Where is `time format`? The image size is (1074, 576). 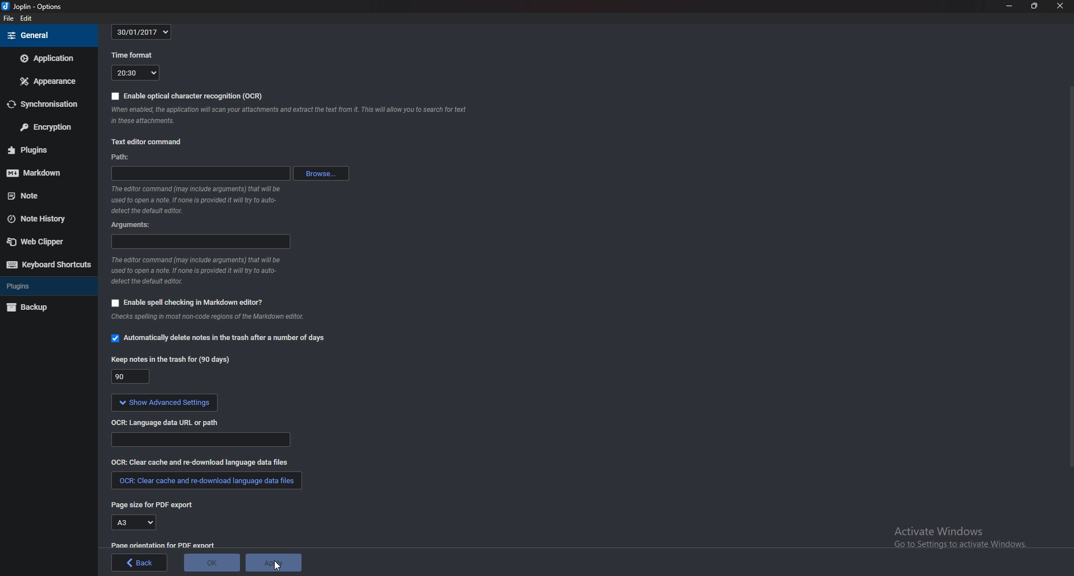 time format is located at coordinates (132, 56).